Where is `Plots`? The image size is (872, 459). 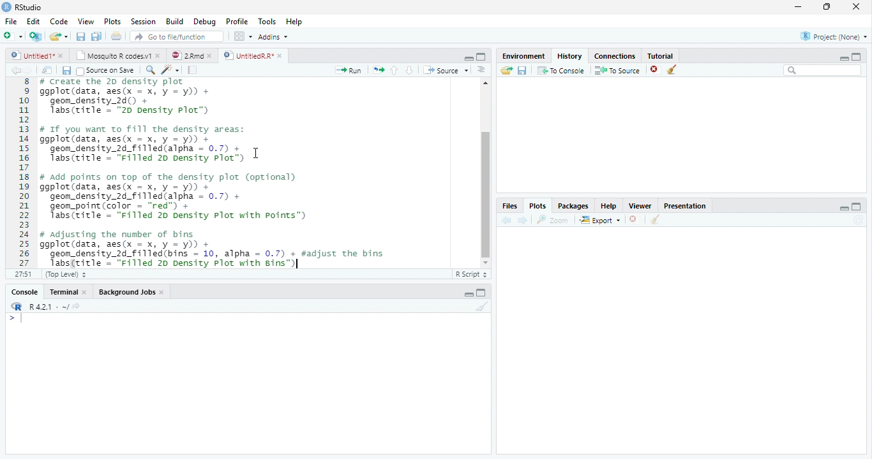
Plots is located at coordinates (112, 21).